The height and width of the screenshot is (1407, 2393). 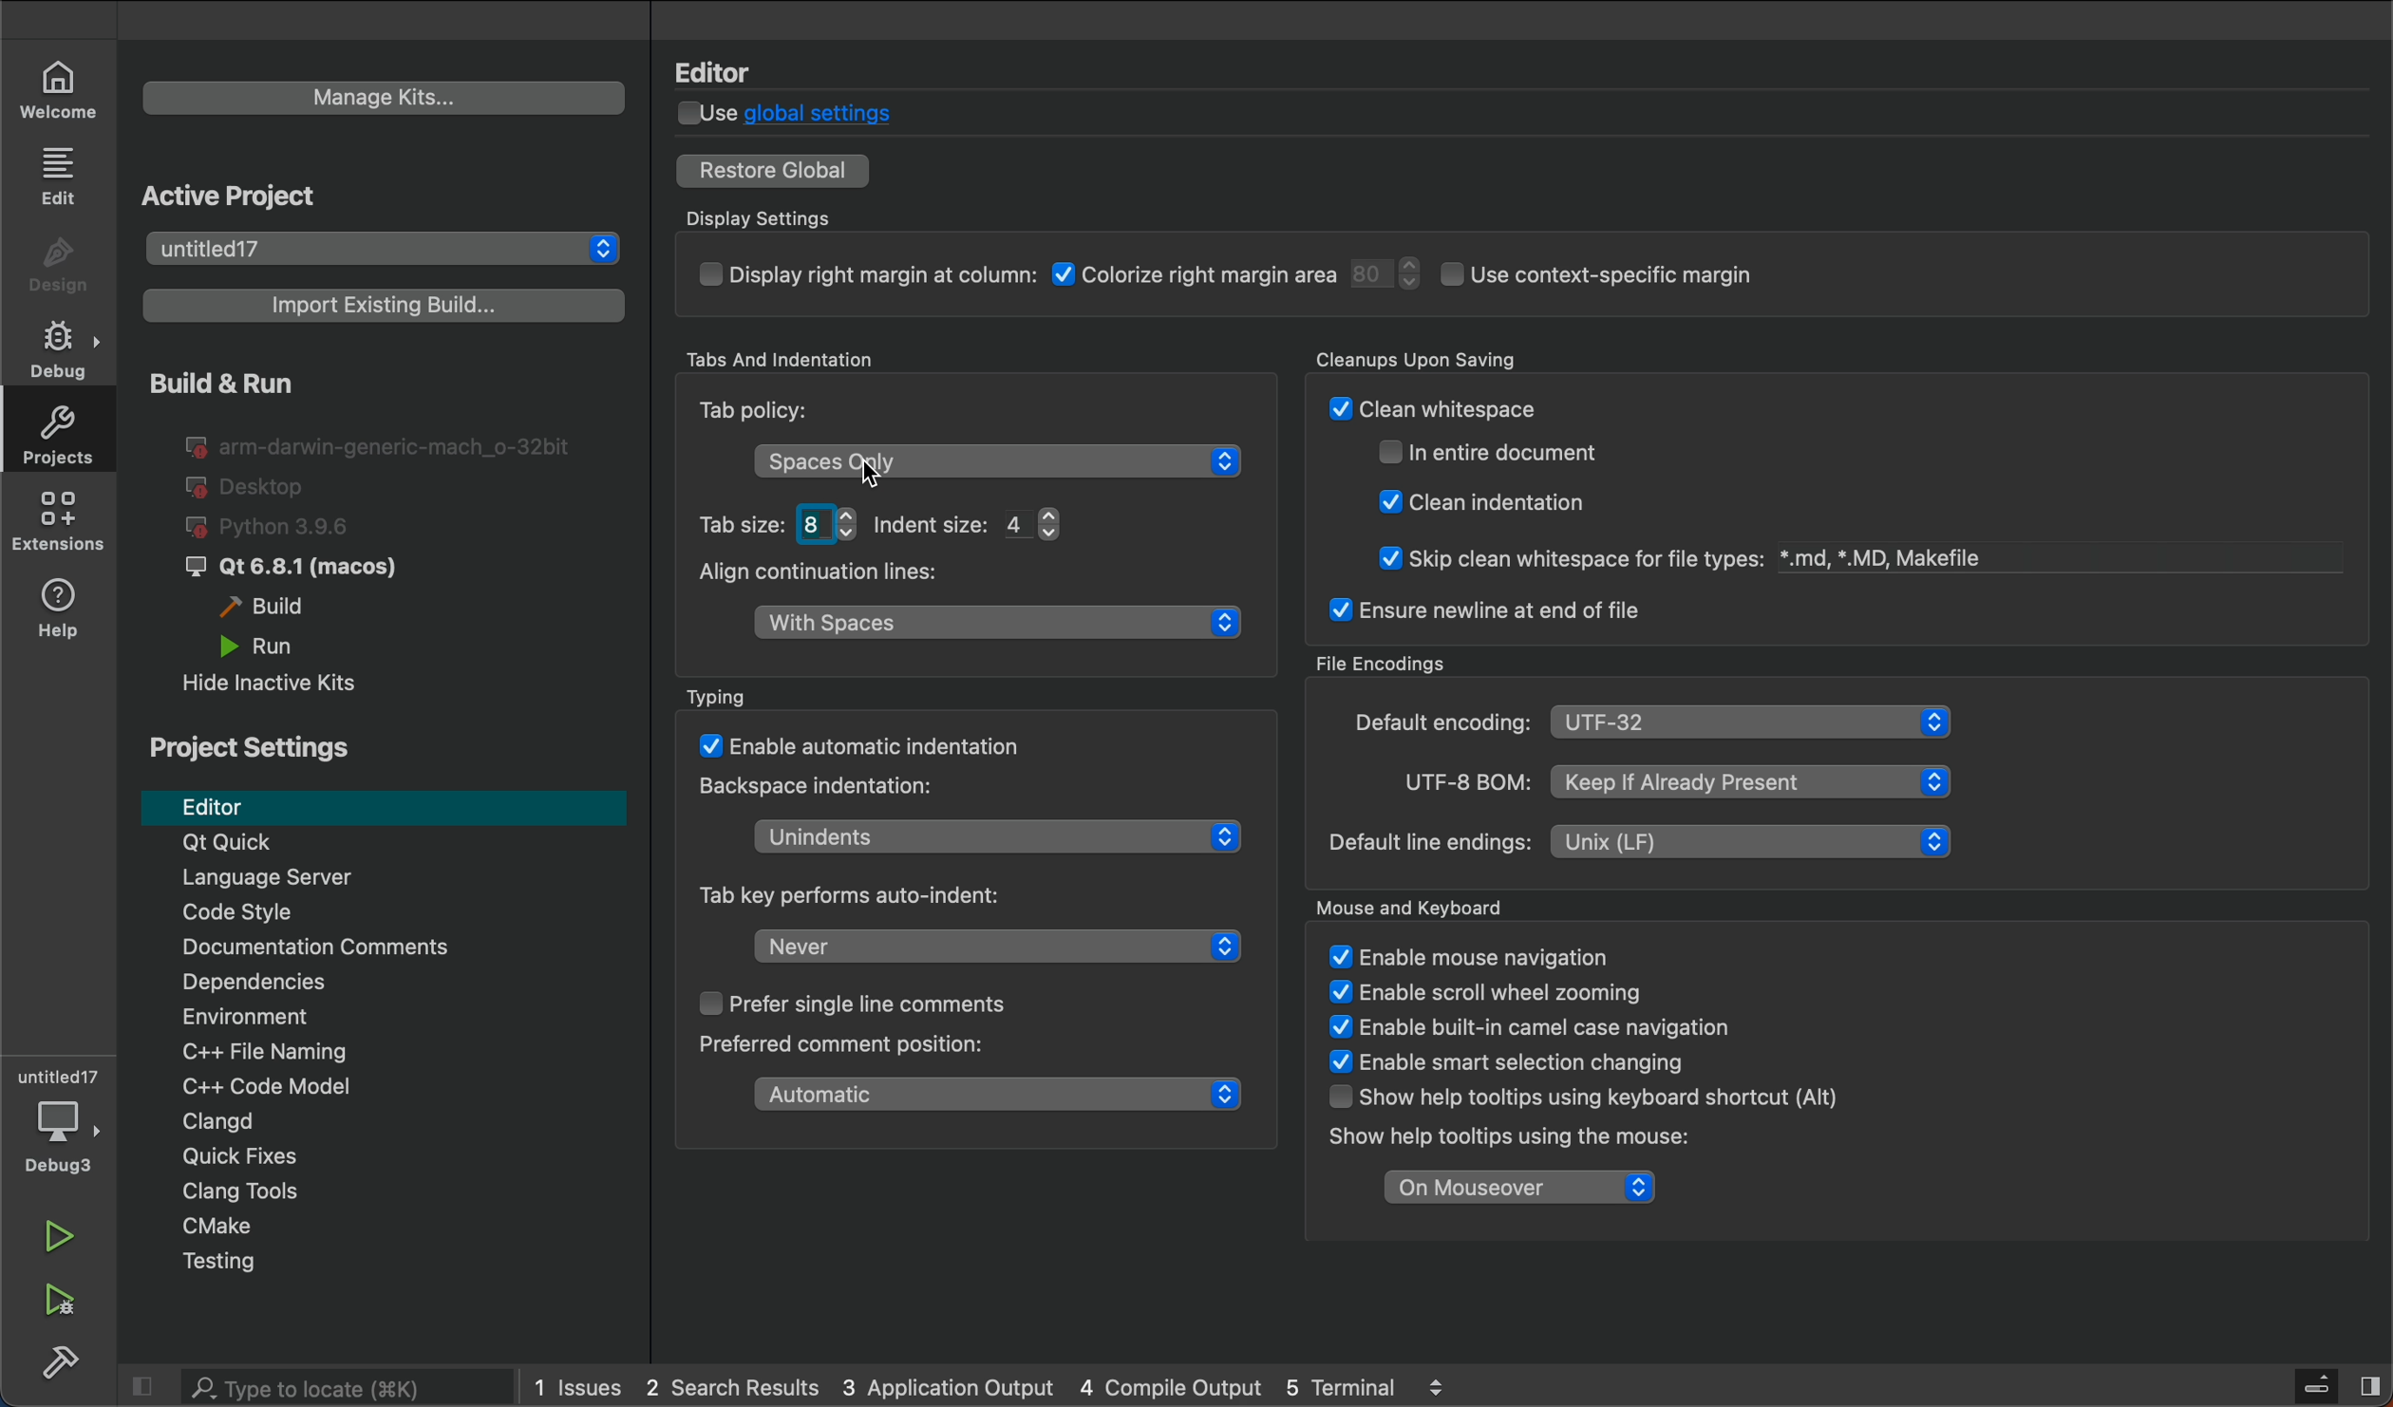 What do you see at coordinates (65, 267) in the screenshot?
I see `design` at bounding box center [65, 267].